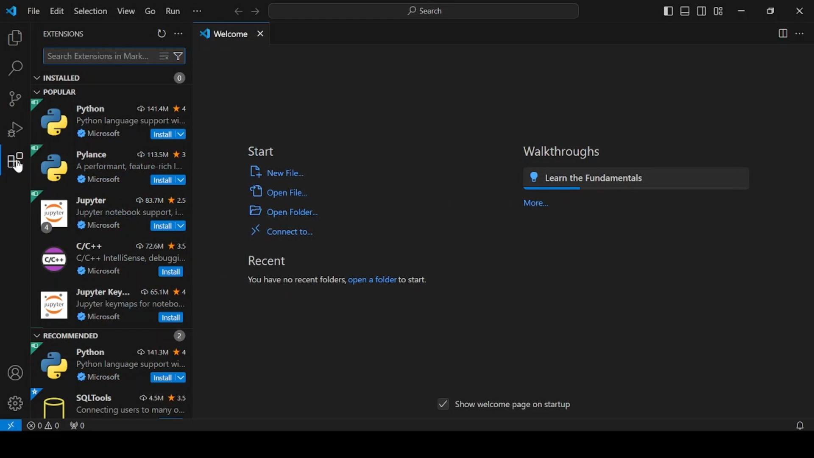 This screenshot has width=814, height=458. I want to click on selection, so click(89, 11).